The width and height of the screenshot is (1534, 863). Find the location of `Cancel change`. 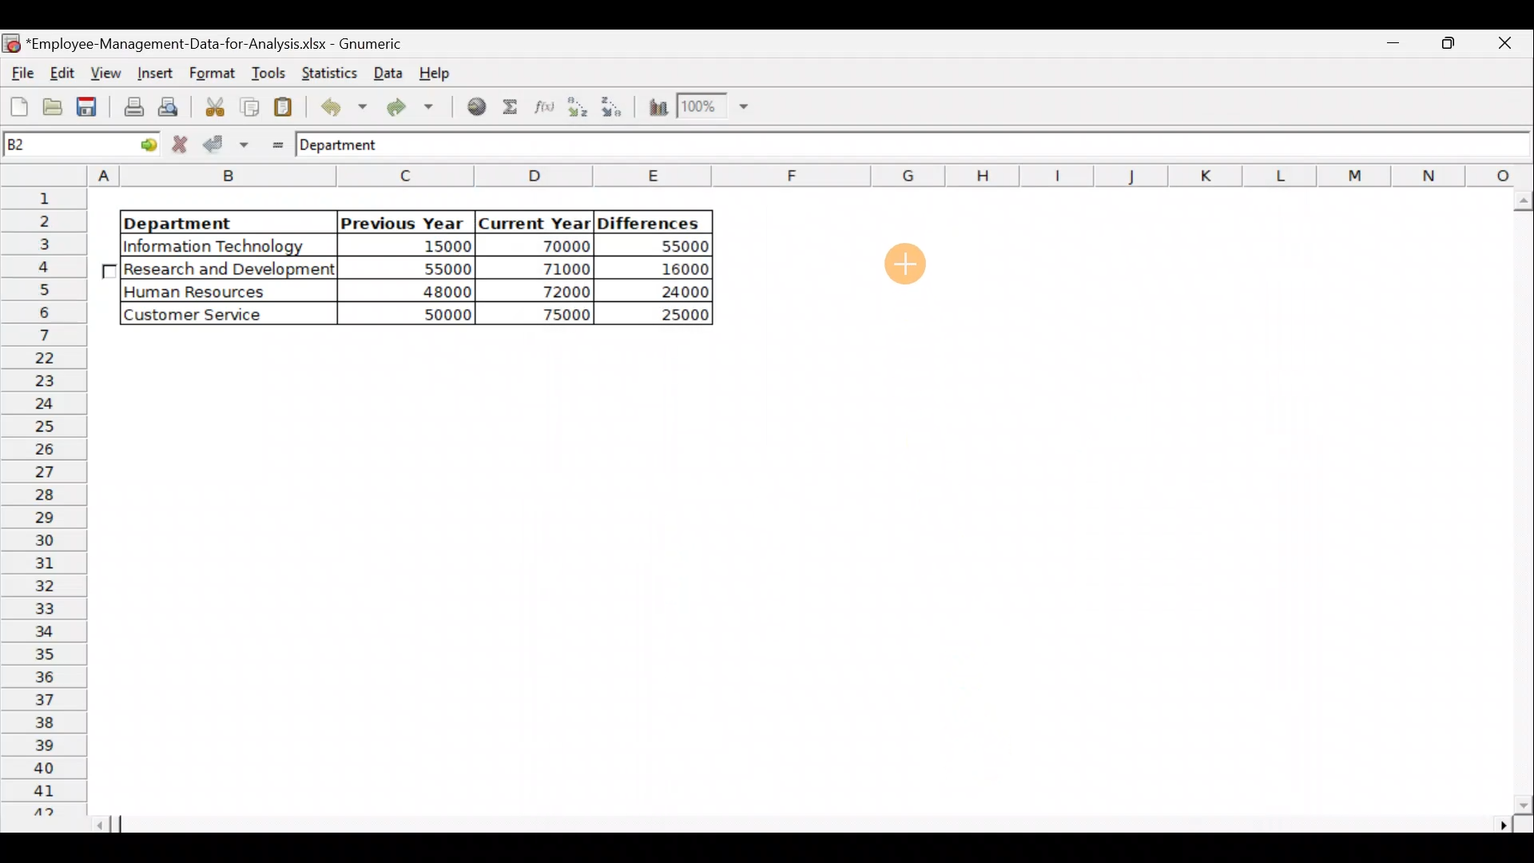

Cancel change is located at coordinates (181, 145).